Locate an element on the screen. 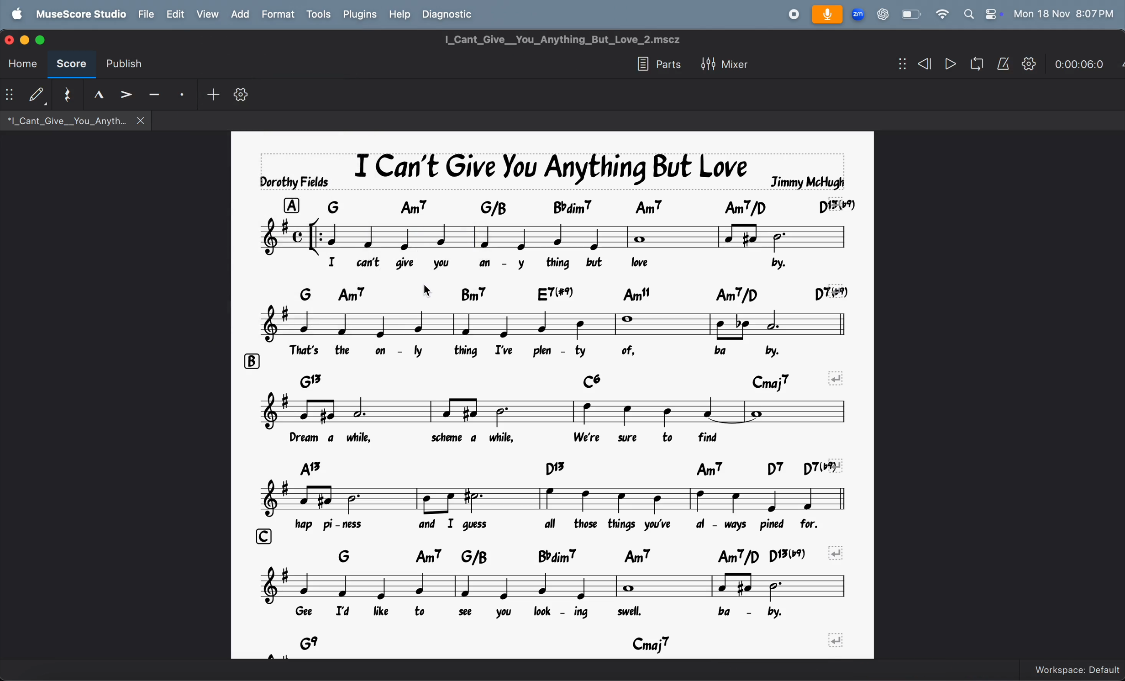 This screenshot has height=681, width=1125. view is located at coordinates (206, 14).